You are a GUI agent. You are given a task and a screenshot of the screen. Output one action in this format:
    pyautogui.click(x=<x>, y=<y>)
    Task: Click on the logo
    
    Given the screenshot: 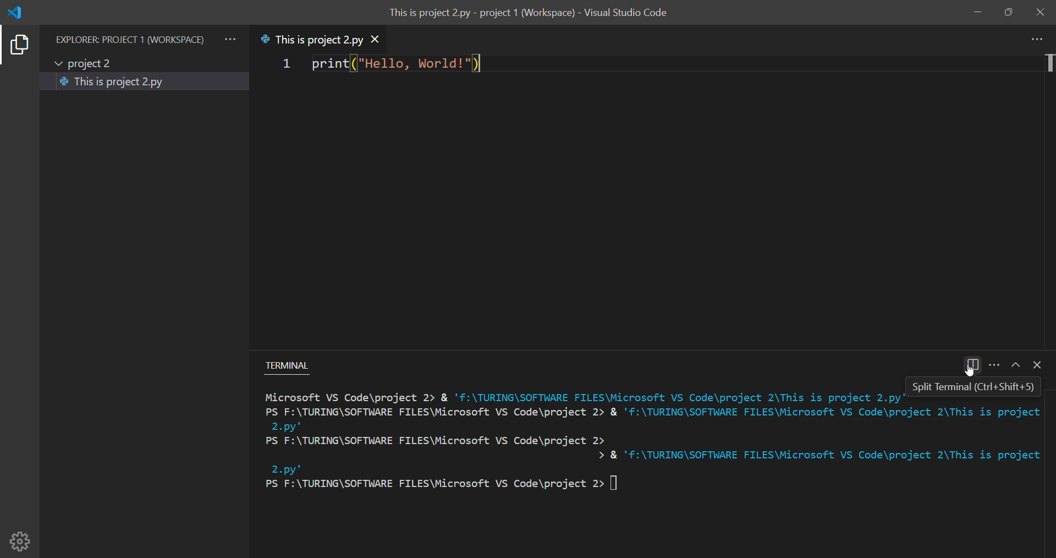 What is the action you would take?
    pyautogui.click(x=19, y=12)
    